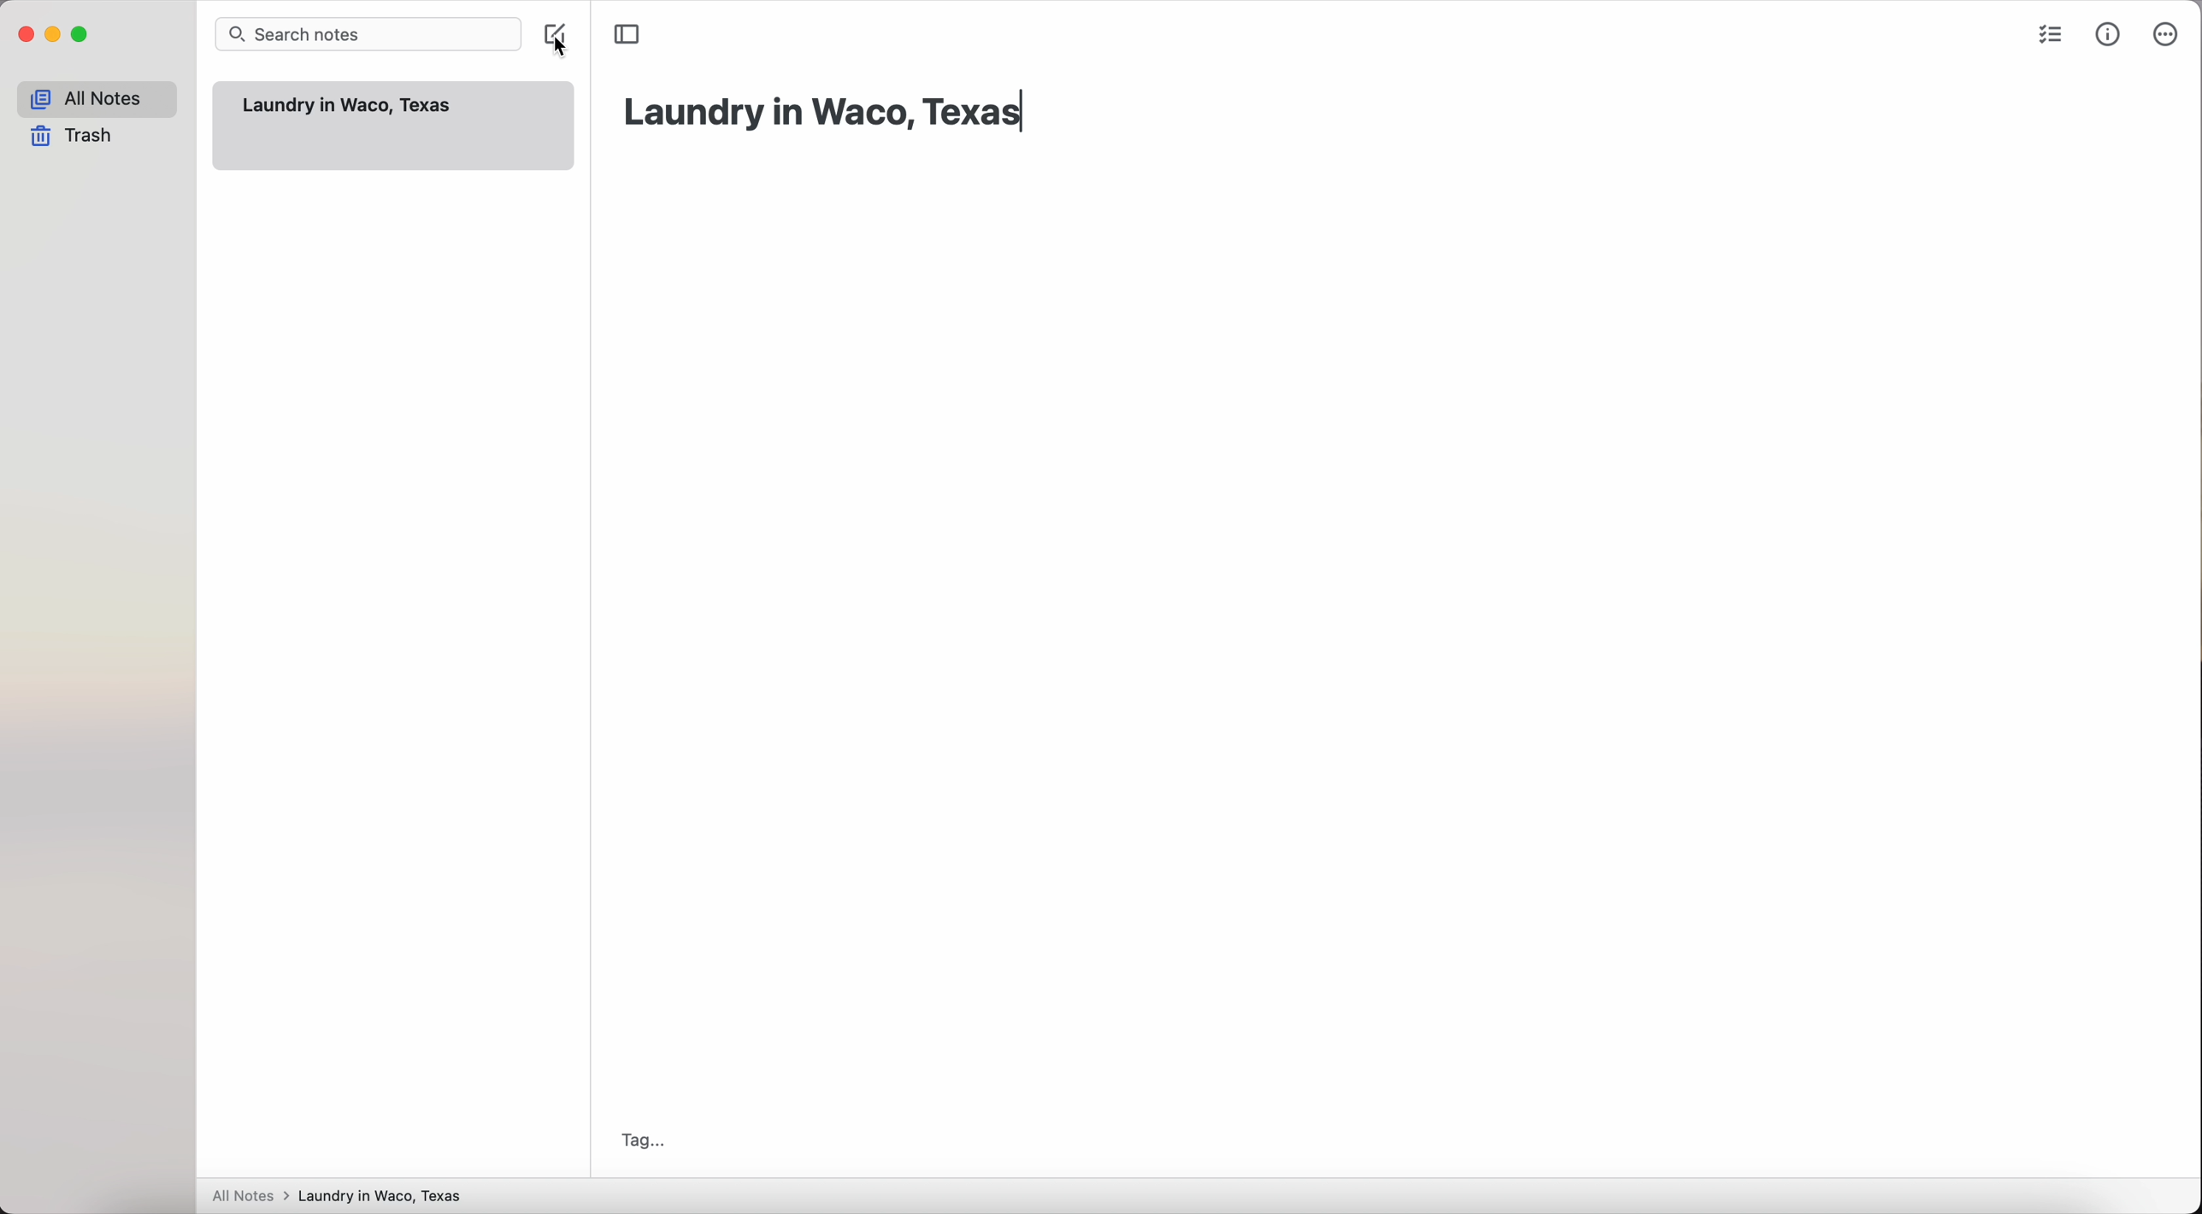 Image resolution: width=2202 pixels, height=1214 pixels. Describe the element at coordinates (350, 105) in the screenshot. I see `Laundry in Waco, Texas` at that location.